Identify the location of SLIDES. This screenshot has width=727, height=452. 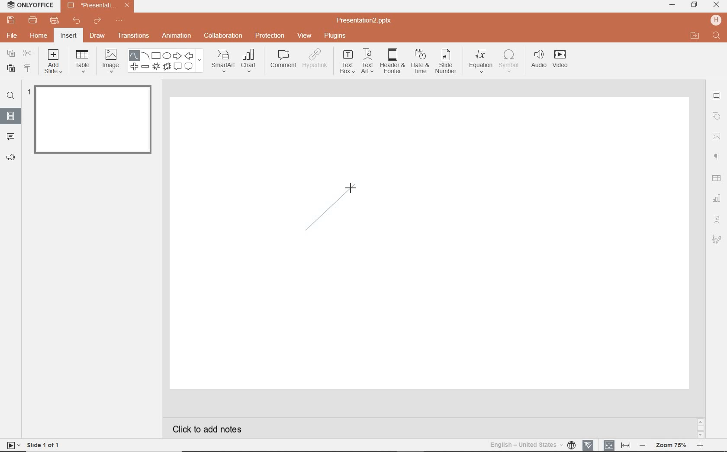
(10, 116).